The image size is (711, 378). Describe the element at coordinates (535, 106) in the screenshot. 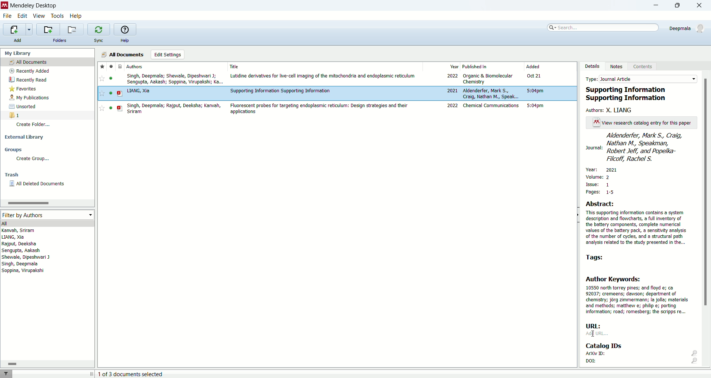

I see `5:04pm` at that location.